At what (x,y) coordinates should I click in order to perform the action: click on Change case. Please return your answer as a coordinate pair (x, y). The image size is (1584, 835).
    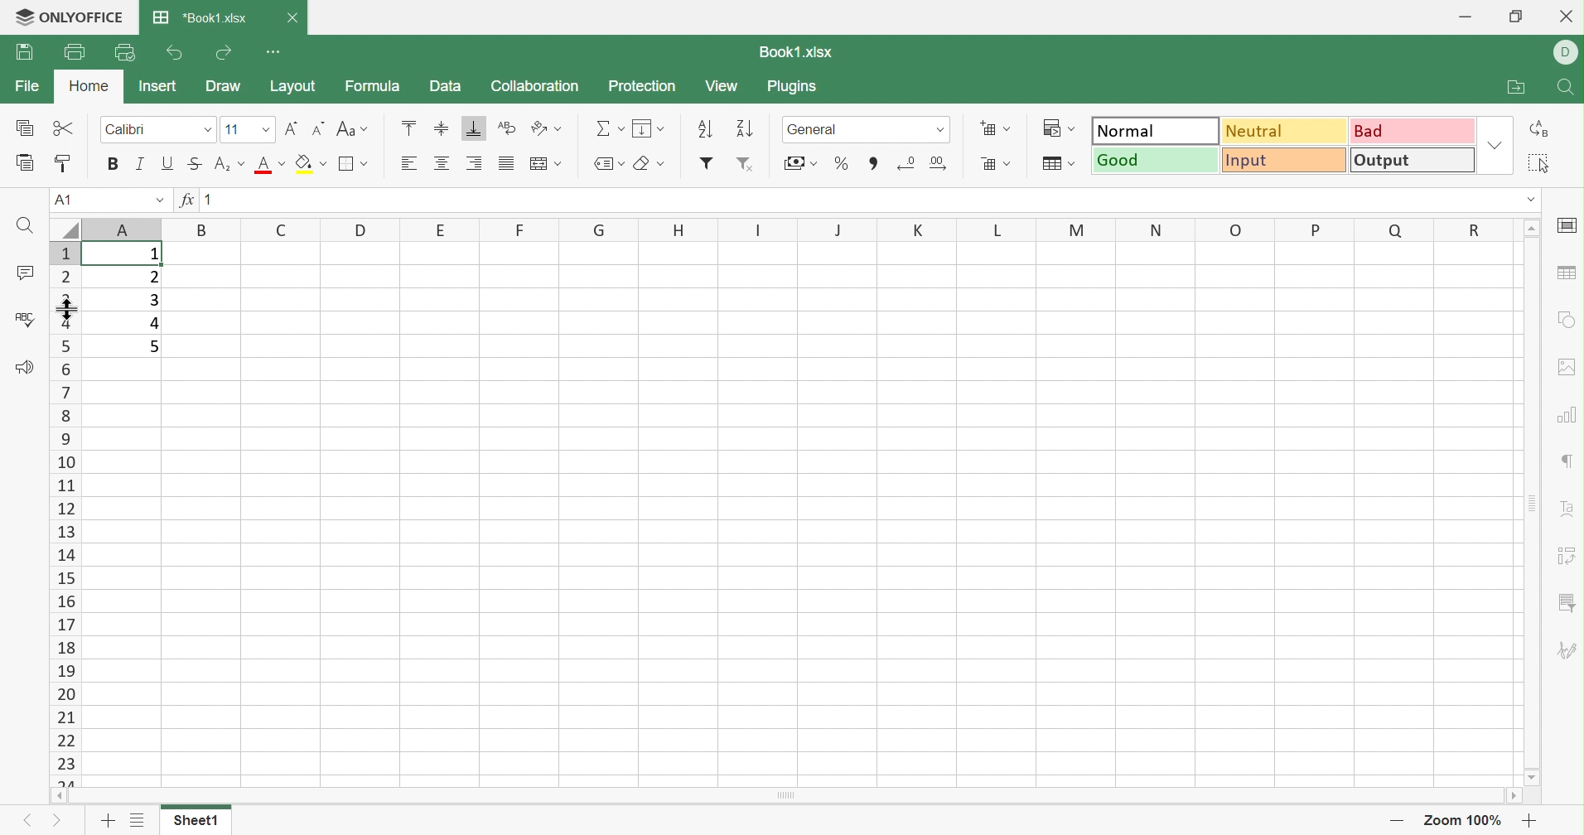
    Looking at the image, I should click on (344, 126).